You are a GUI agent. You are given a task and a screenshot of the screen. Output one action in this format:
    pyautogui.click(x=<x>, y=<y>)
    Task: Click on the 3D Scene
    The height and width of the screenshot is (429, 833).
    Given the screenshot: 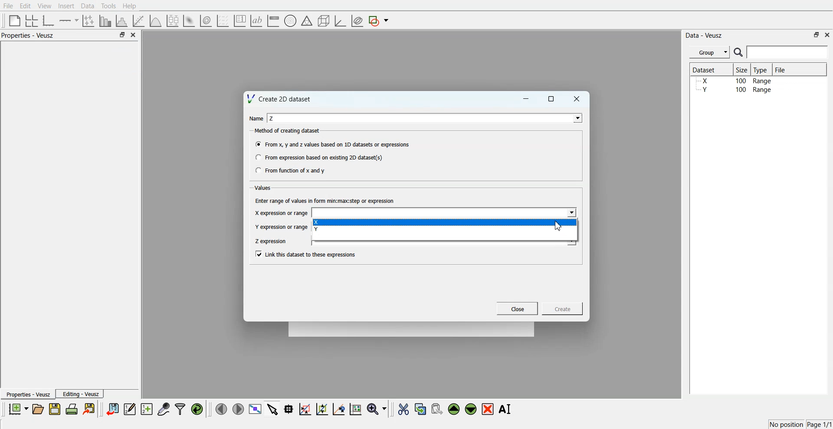 What is the action you would take?
    pyautogui.click(x=324, y=21)
    